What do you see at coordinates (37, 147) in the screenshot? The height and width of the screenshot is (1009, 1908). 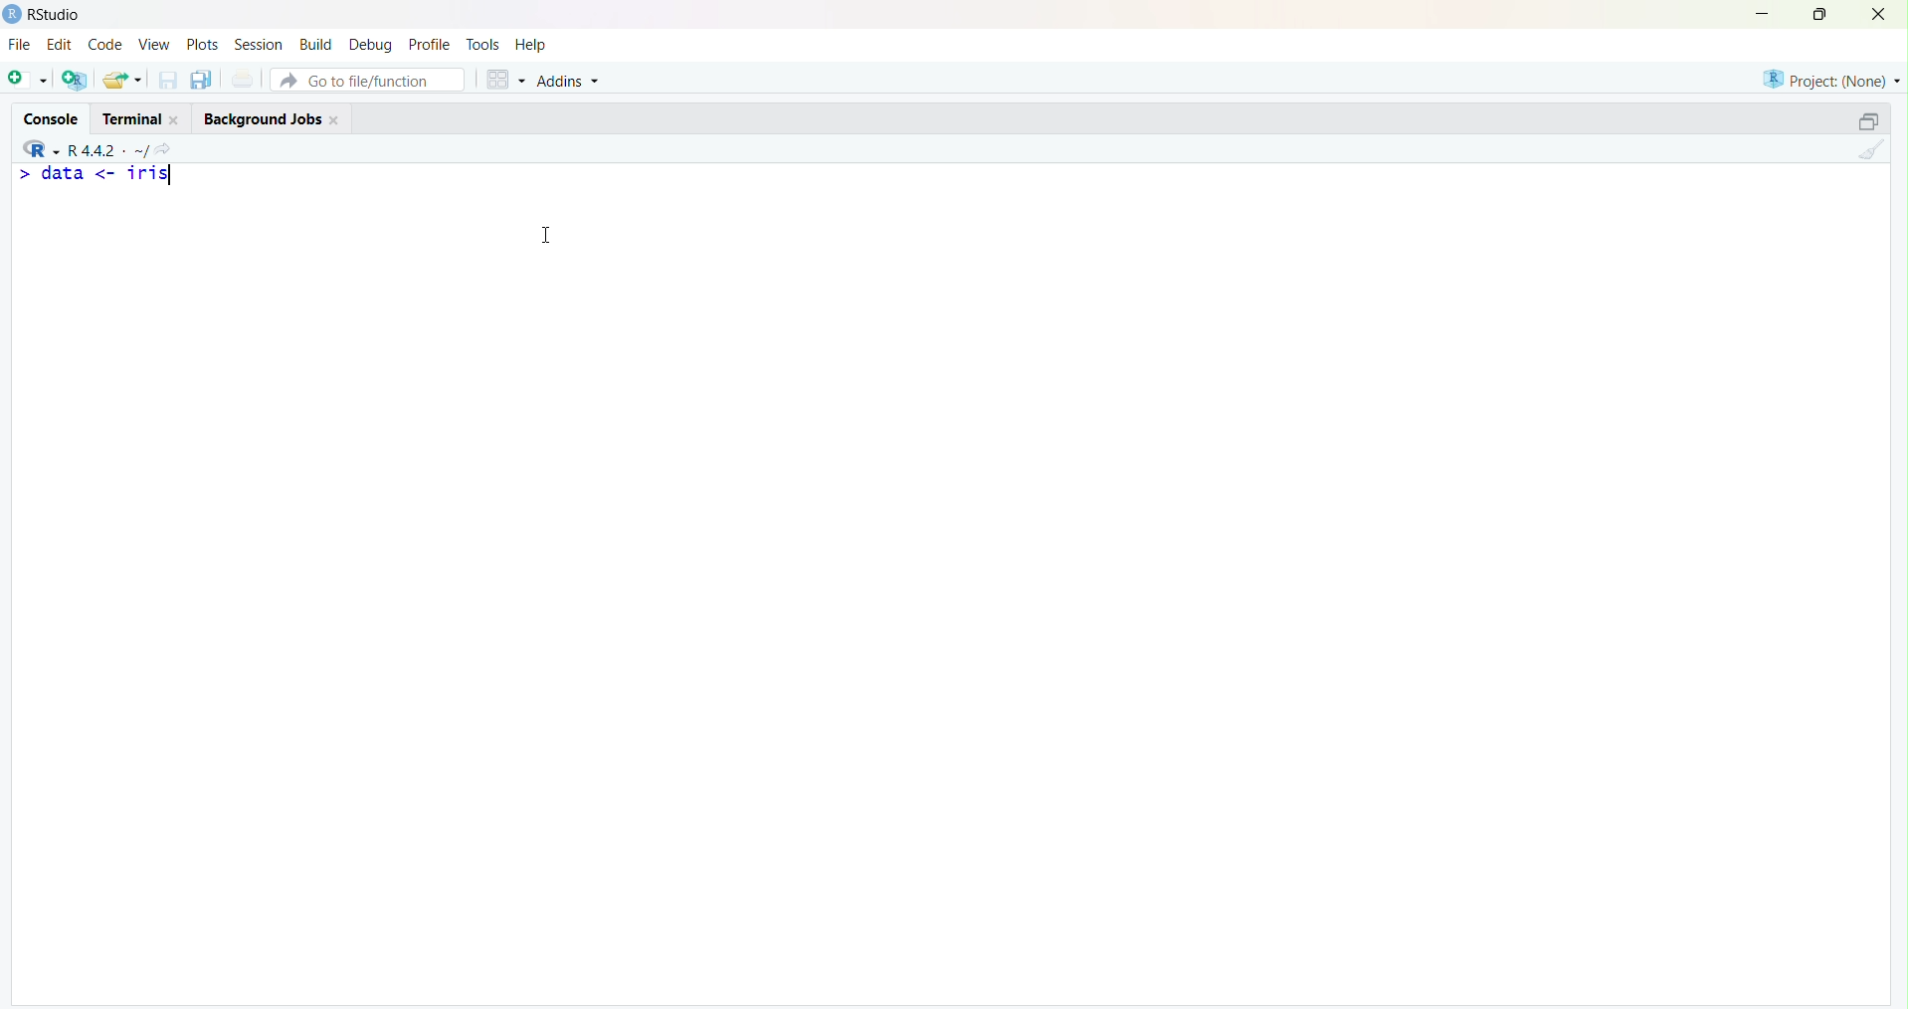 I see `RStudio logo` at bounding box center [37, 147].